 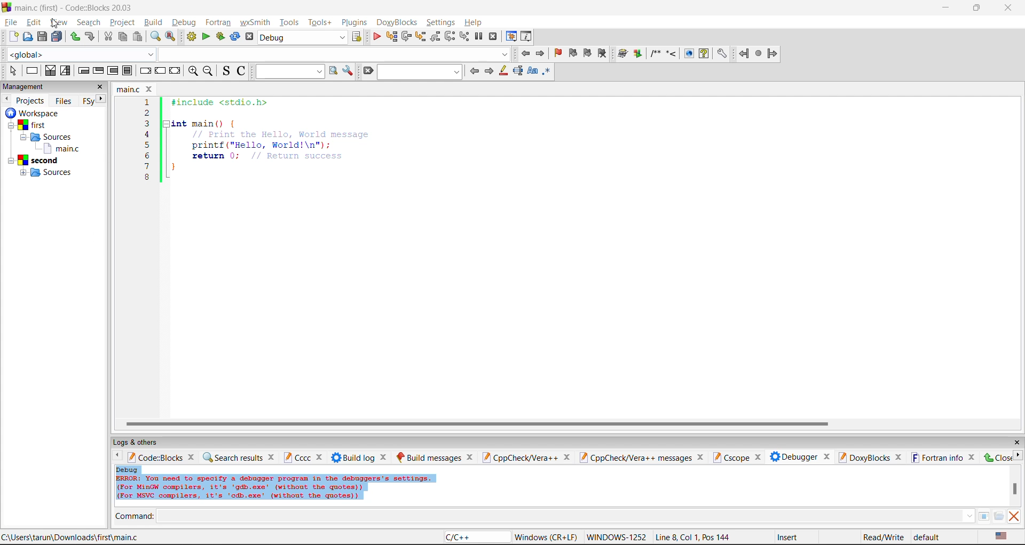 I want to click on build, so click(x=191, y=38).